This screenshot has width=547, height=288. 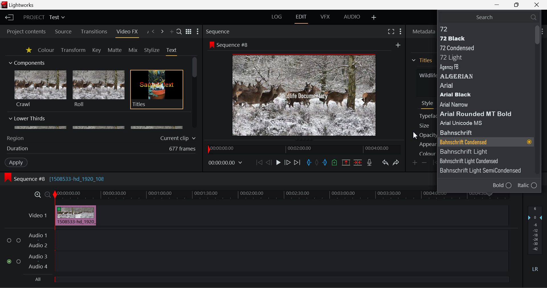 What do you see at coordinates (48, 195) in the screenshot?
I see `Zoom Out Timeline` at bounding box center [48, 195].